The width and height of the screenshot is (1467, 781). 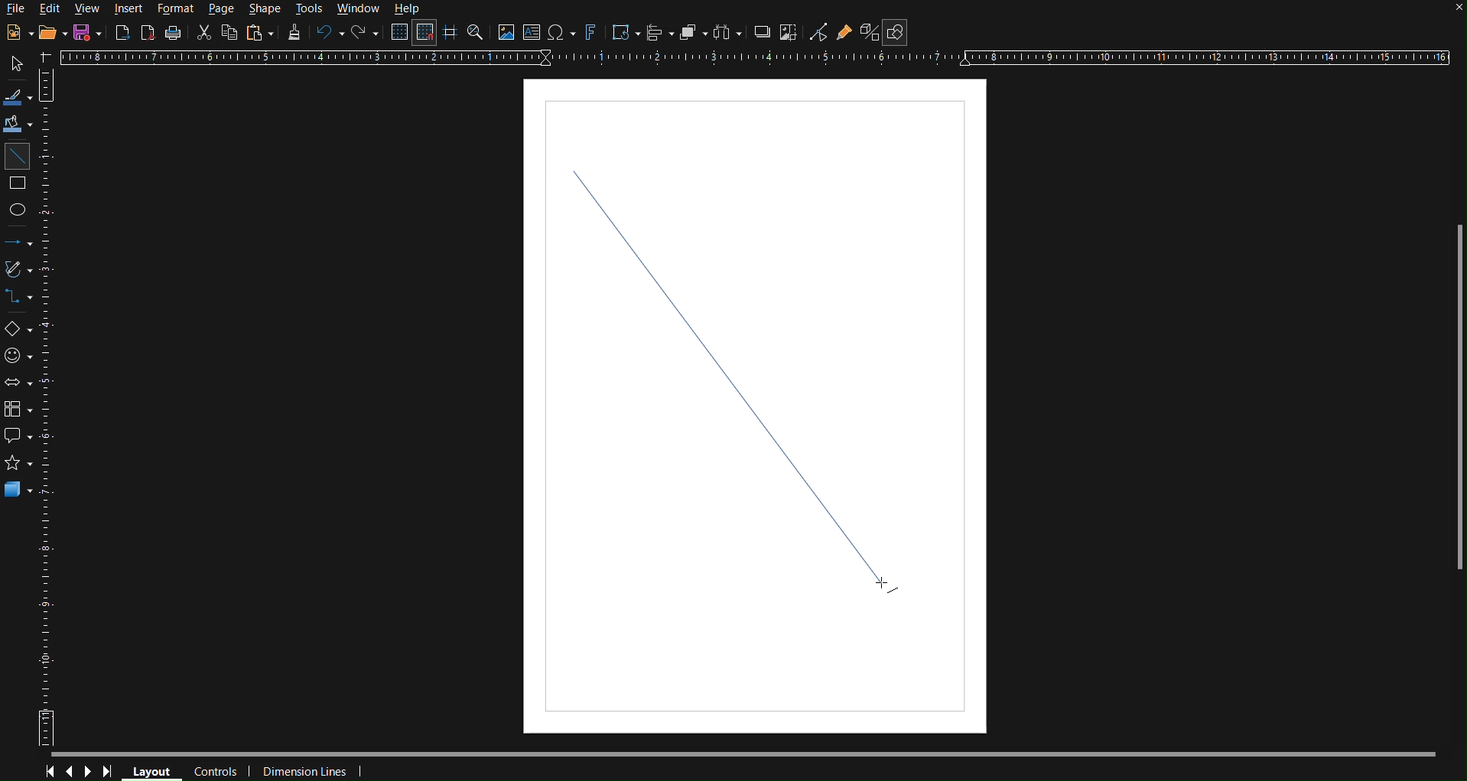 What do you see at coordinates (19, 383) in the screenshot?
I see `Block Arrows` at bounding box center [19, 383].